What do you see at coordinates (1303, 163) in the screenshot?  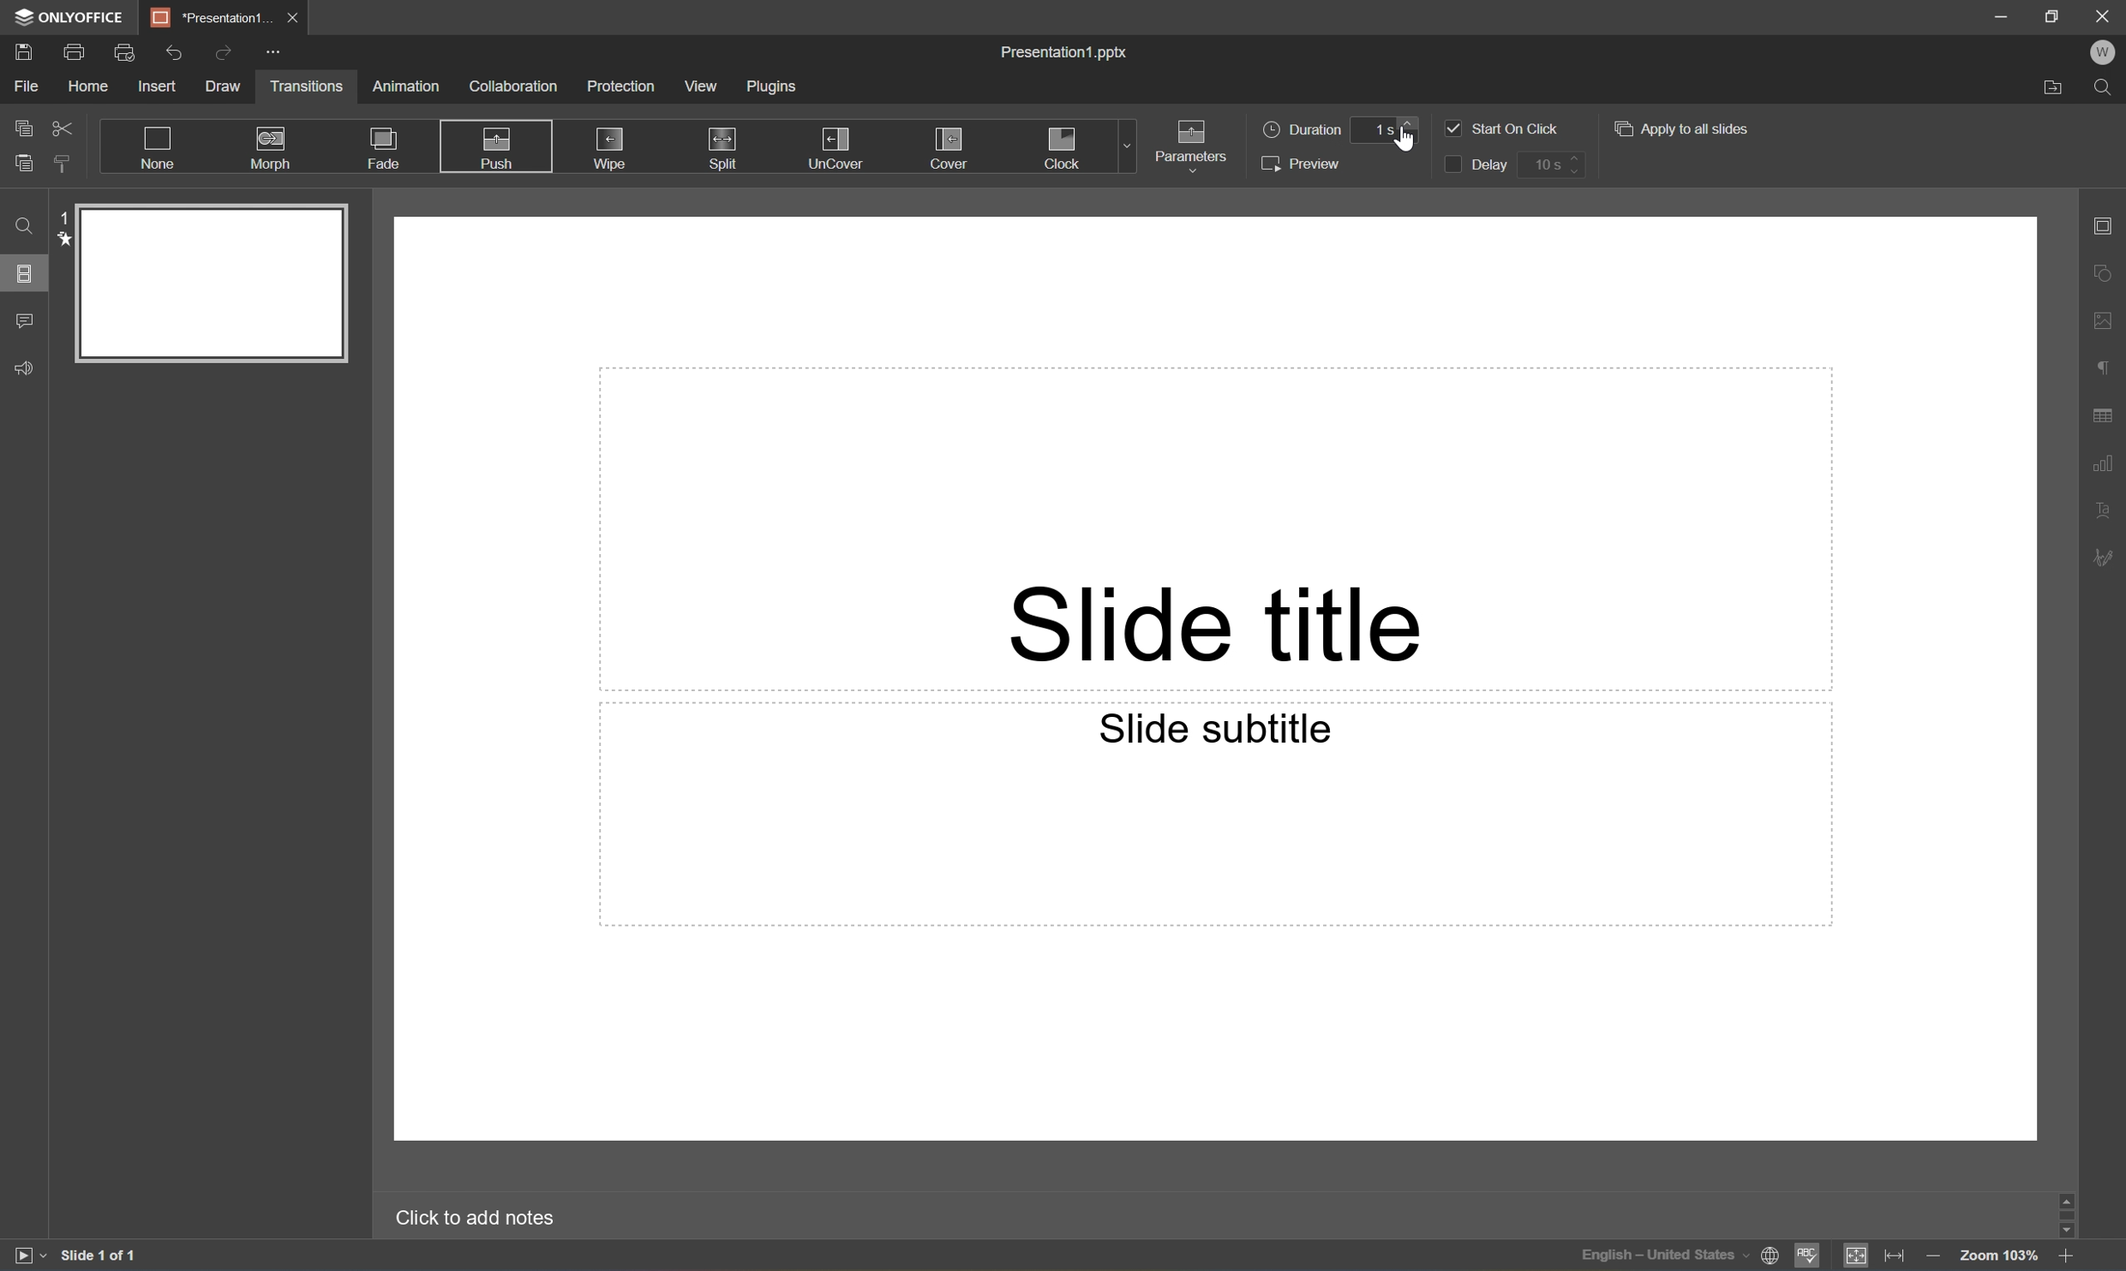 I see `Preview` at bounding box center [1303, 163].